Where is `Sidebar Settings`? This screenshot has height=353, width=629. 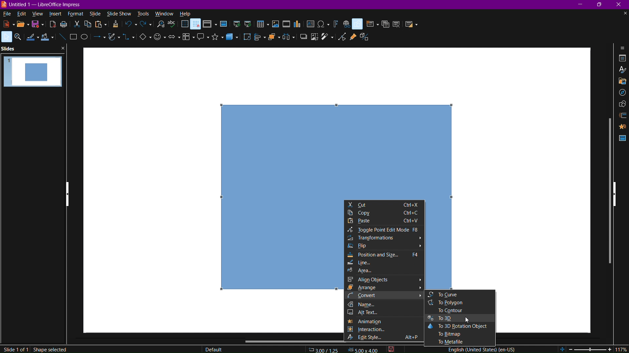
Sidebar Settings is located at coordinates (620, 48).